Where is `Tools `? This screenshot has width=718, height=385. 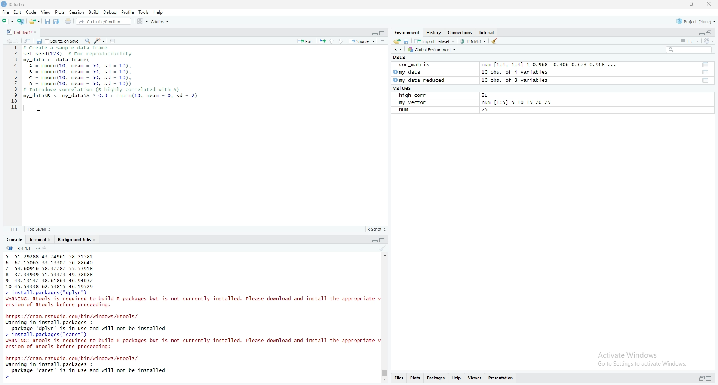
Tools  is located at coordinates (113, 40).